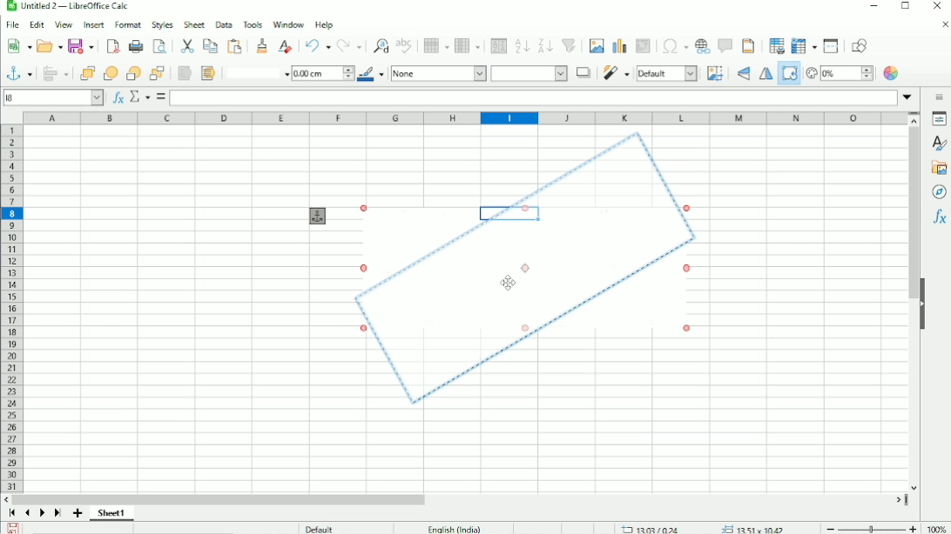 The width and height of the screenshot is (951, 534). Describe the element at coordinates (84, 73) in the screenshot. I see `Bring to front` at that location.